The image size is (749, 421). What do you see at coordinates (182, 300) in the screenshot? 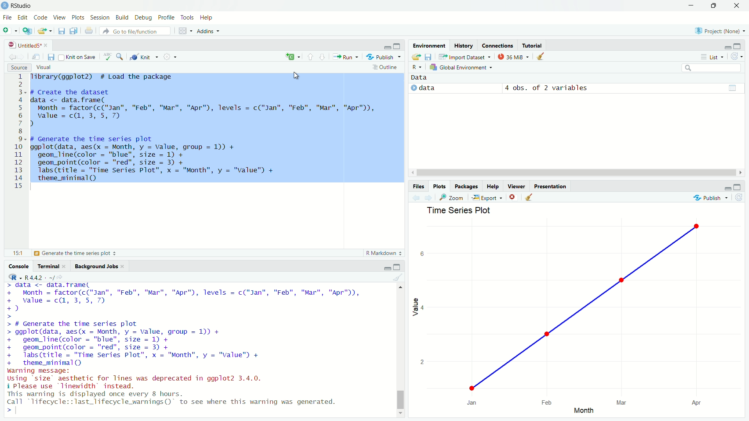
I see `month data` at bounding box center [182, 300].